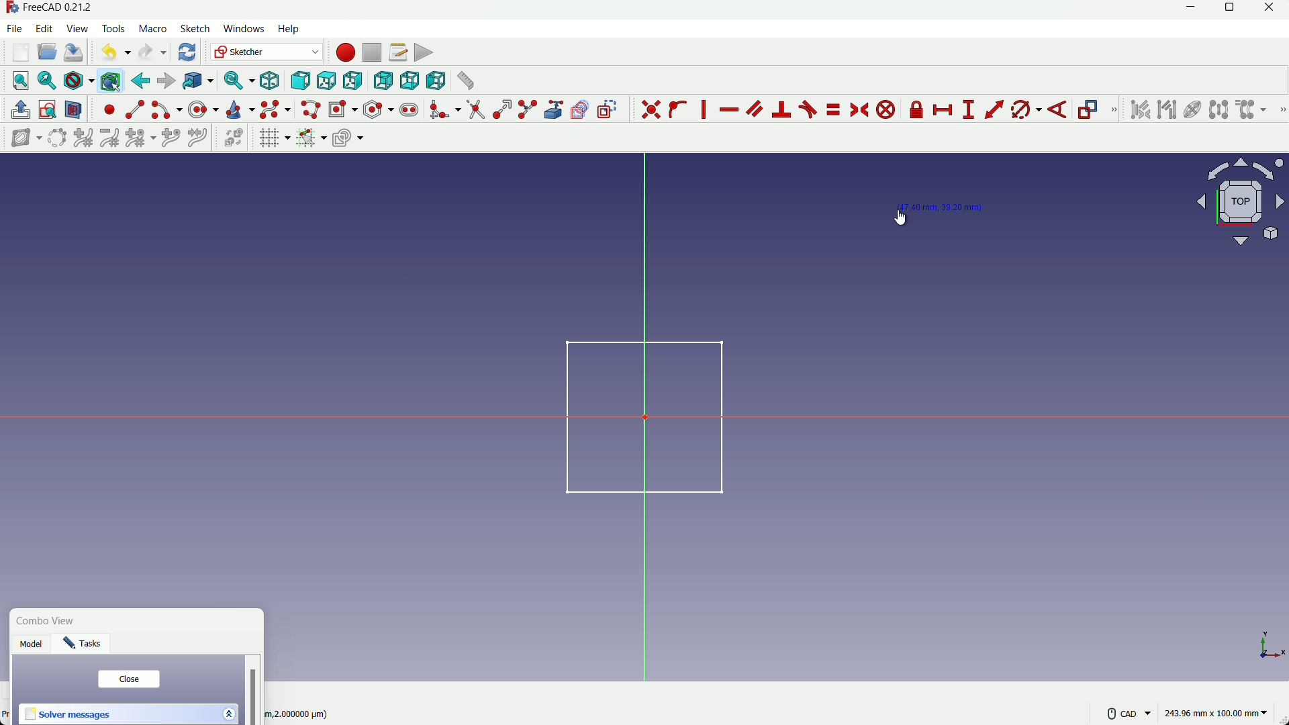 This screenshot has width=1289, height=725. I want to click on clone, so click(1252, 111).